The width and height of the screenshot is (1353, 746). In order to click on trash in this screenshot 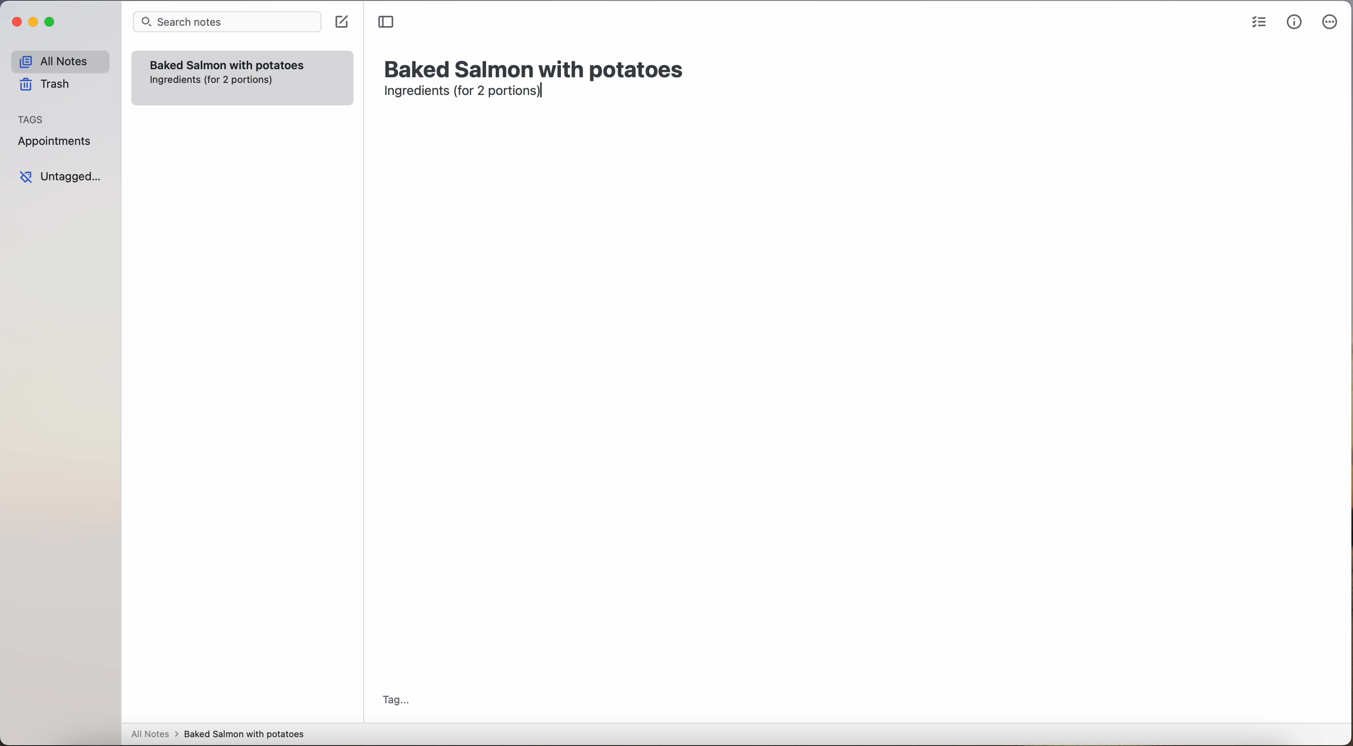, I will do `click(48, 85)`.